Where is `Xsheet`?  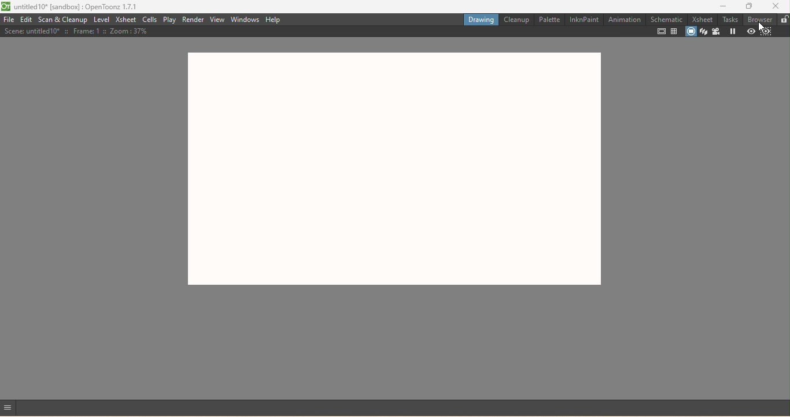
Xsheet is located at coordinates (703, 20).